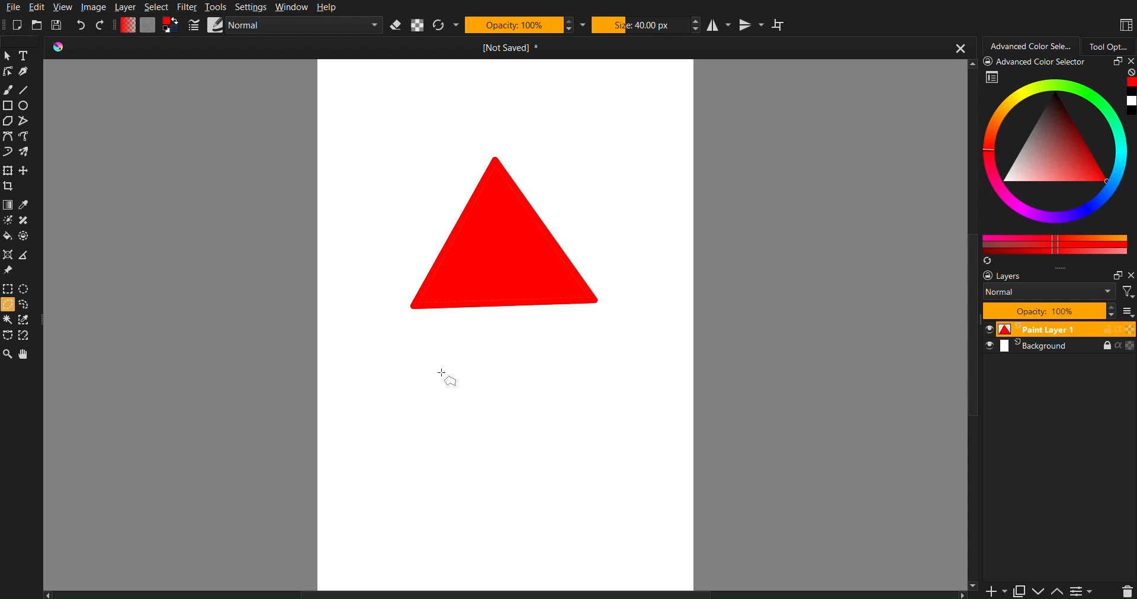 This screenshot has width=1137, height=599. I want to click on Brush, so click(9, 89).